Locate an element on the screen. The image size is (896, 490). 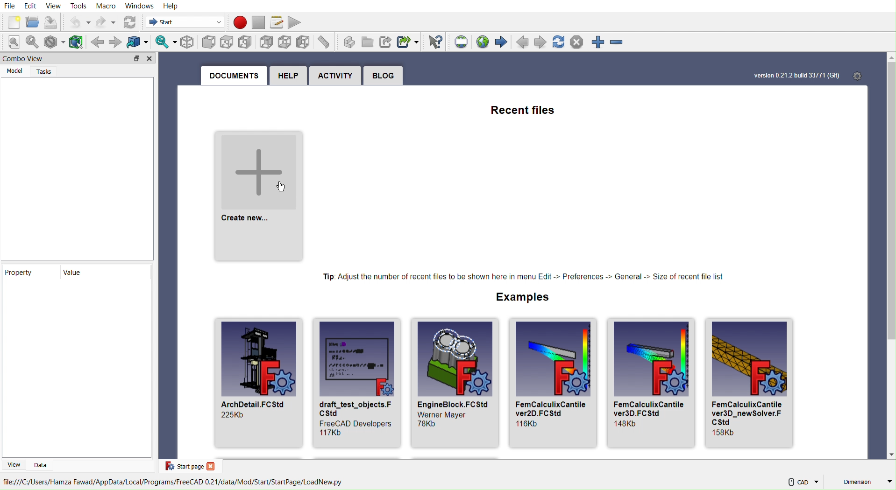
Activate the distance tool is located at coordinates (325, 42).